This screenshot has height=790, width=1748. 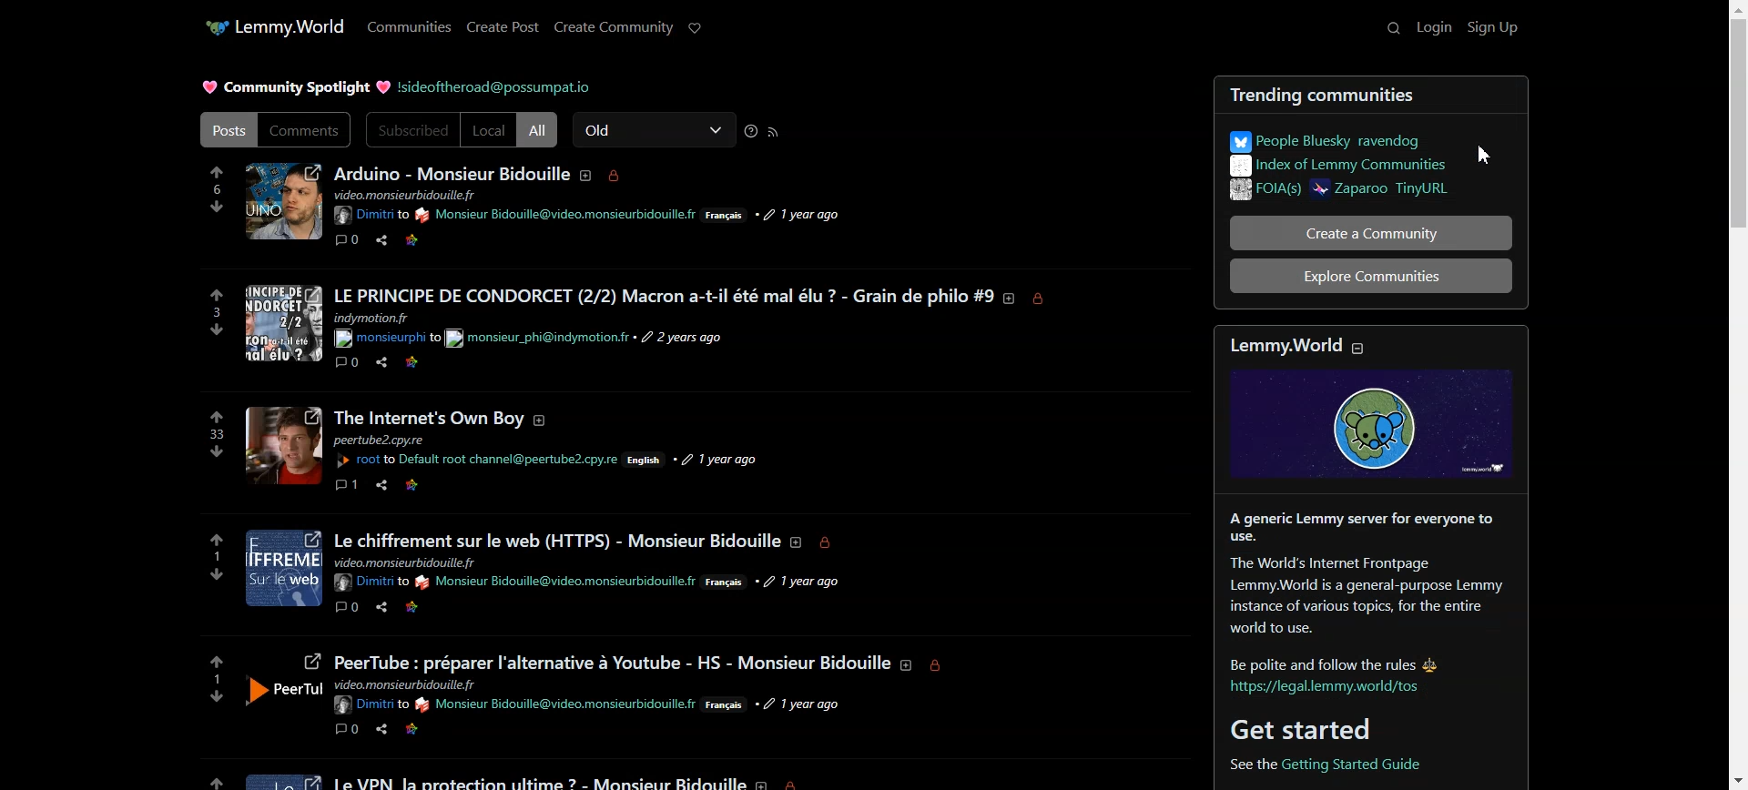 What do you see at coordinates (369, 582) in the screenshot?
I see `` at bounding box center [369, 582].